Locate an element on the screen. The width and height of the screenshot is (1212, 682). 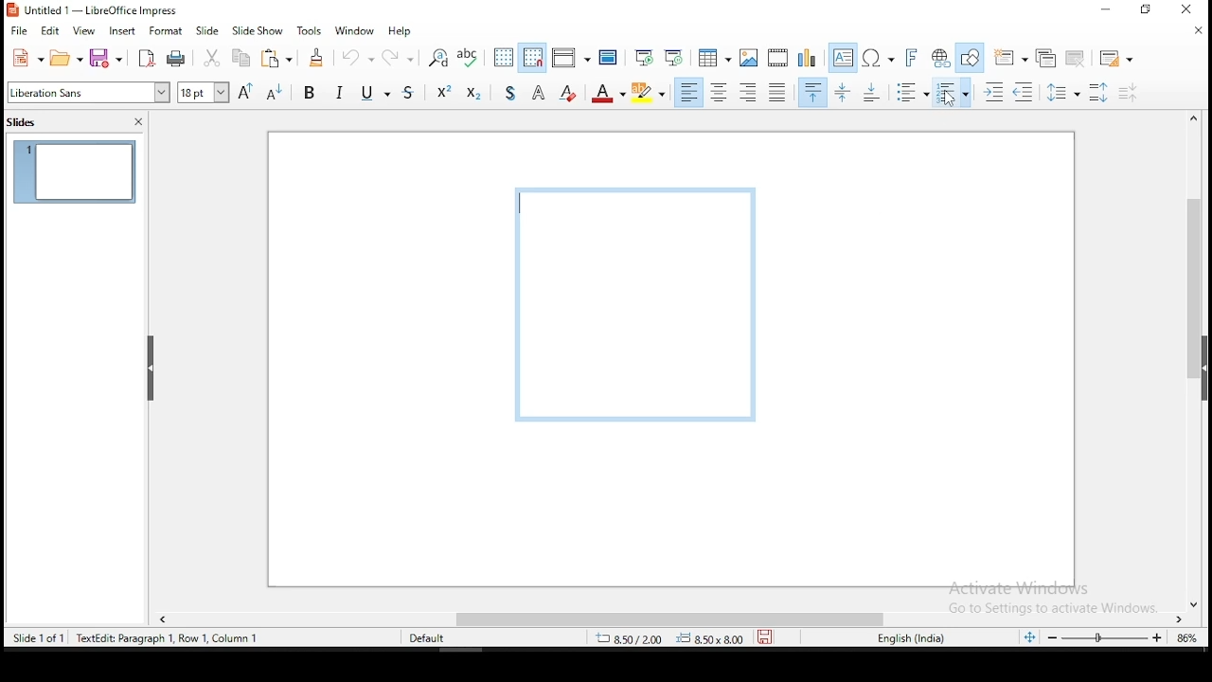
text box is located at coordinates (841, 58).